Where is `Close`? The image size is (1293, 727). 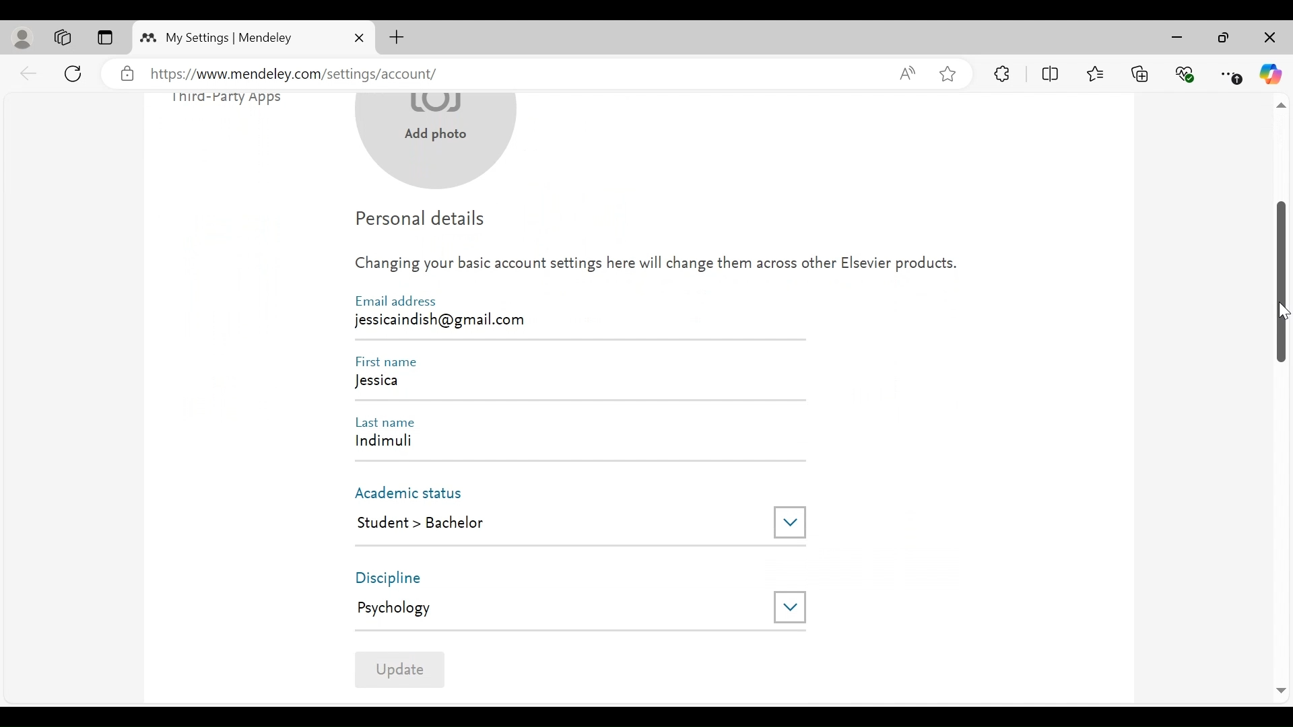 Close is located at coordinates (1268, 38).